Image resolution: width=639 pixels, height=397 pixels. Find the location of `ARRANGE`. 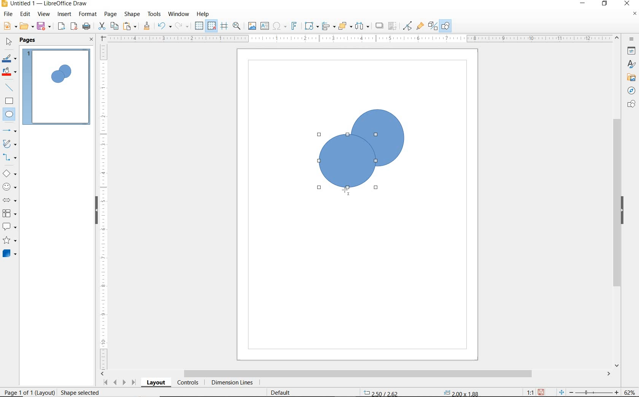

ARRANGE is located at coordinates (345, 26).